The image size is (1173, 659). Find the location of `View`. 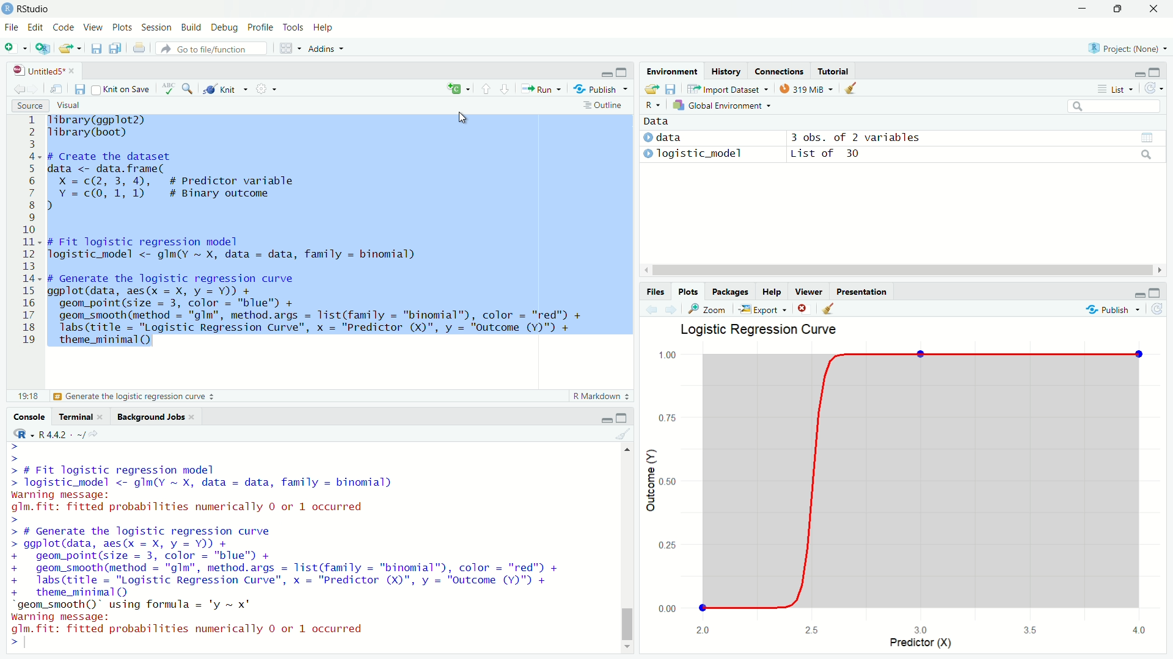

View is located at coordinates (92, 27).